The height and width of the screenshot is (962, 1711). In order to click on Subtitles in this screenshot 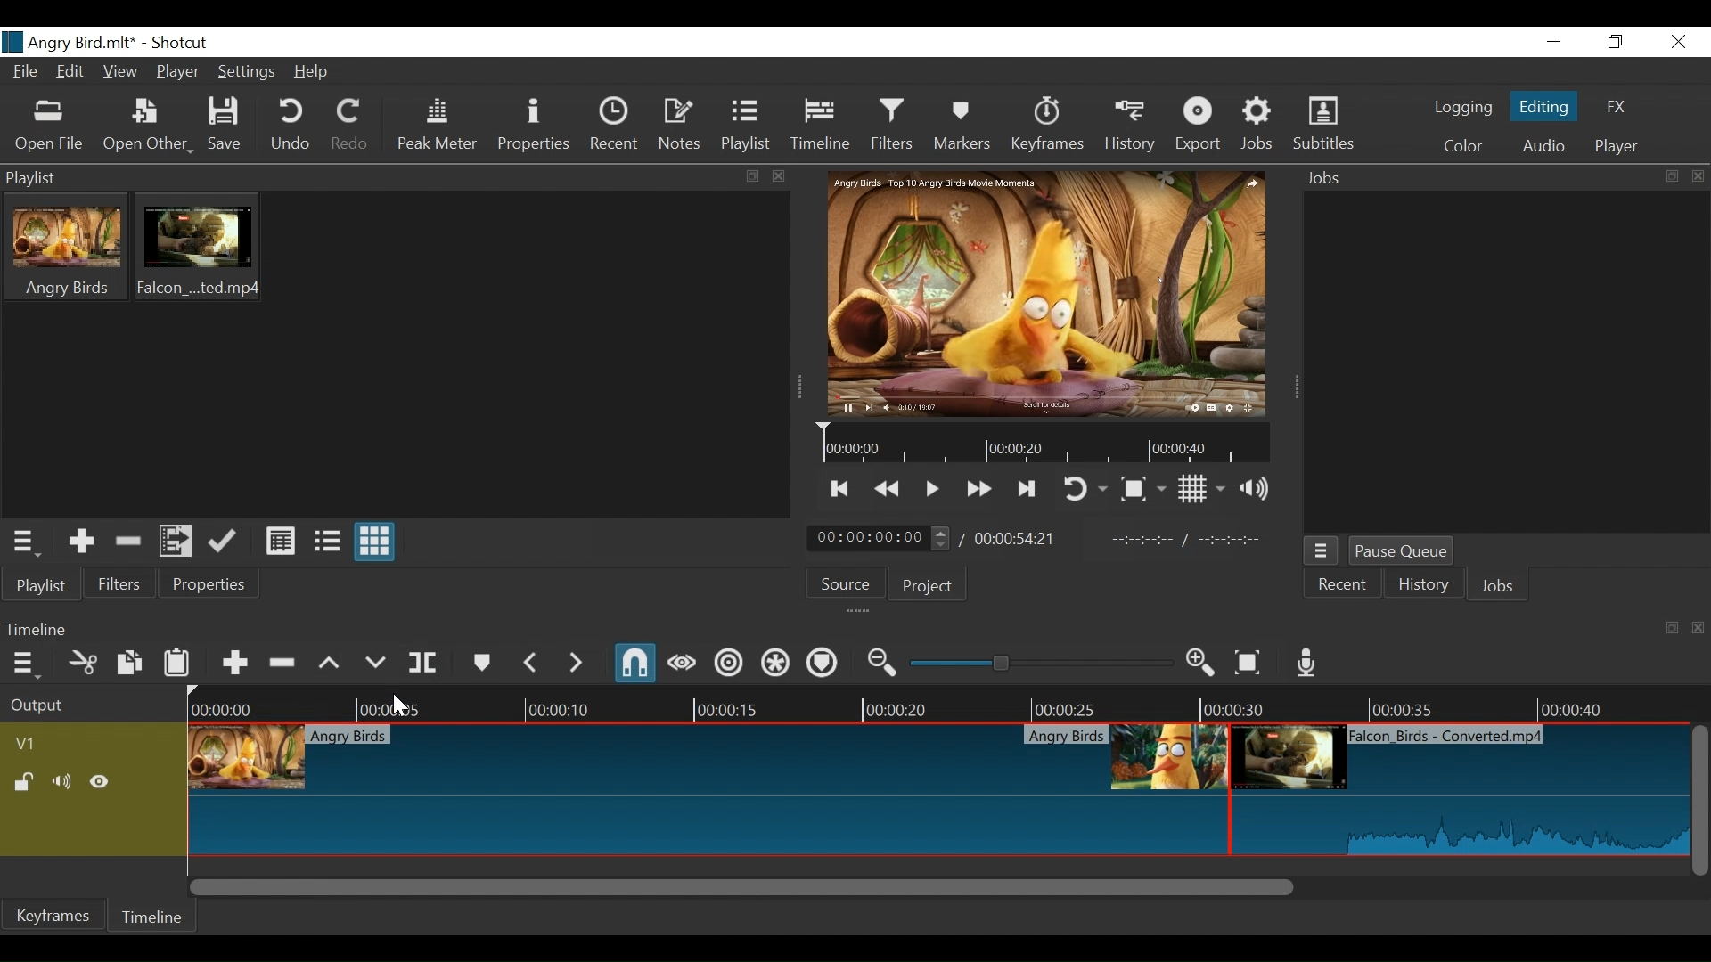, I will do `click(1324, 126)`.